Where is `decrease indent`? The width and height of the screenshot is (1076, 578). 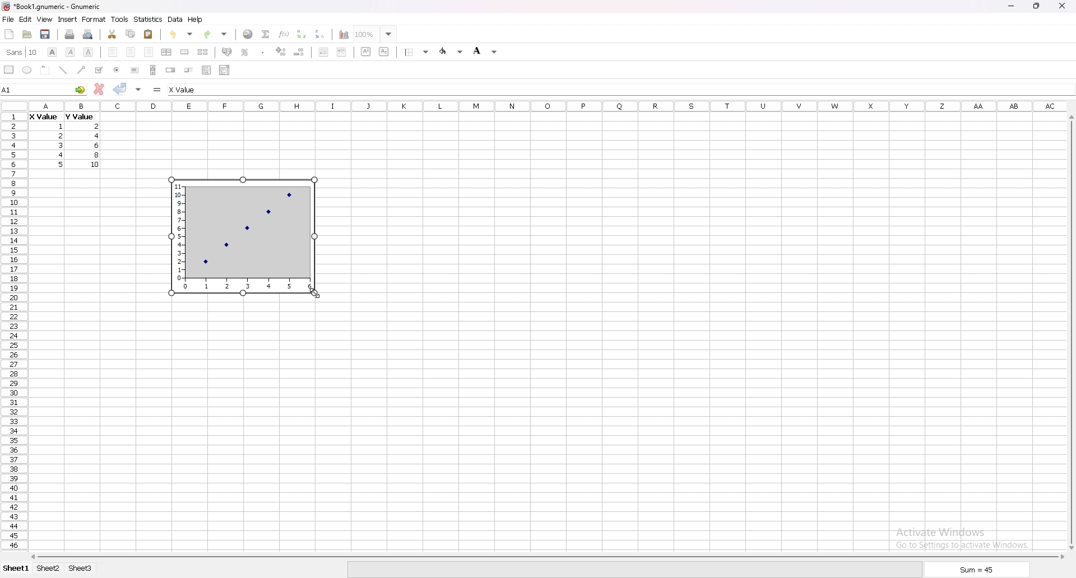 decrease indent is located at coordinates (324, 52).